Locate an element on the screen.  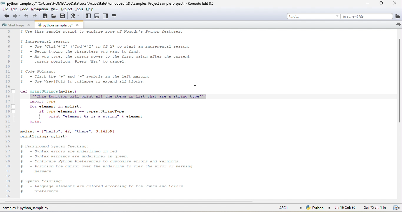
code is located at coordinates (24, 10).